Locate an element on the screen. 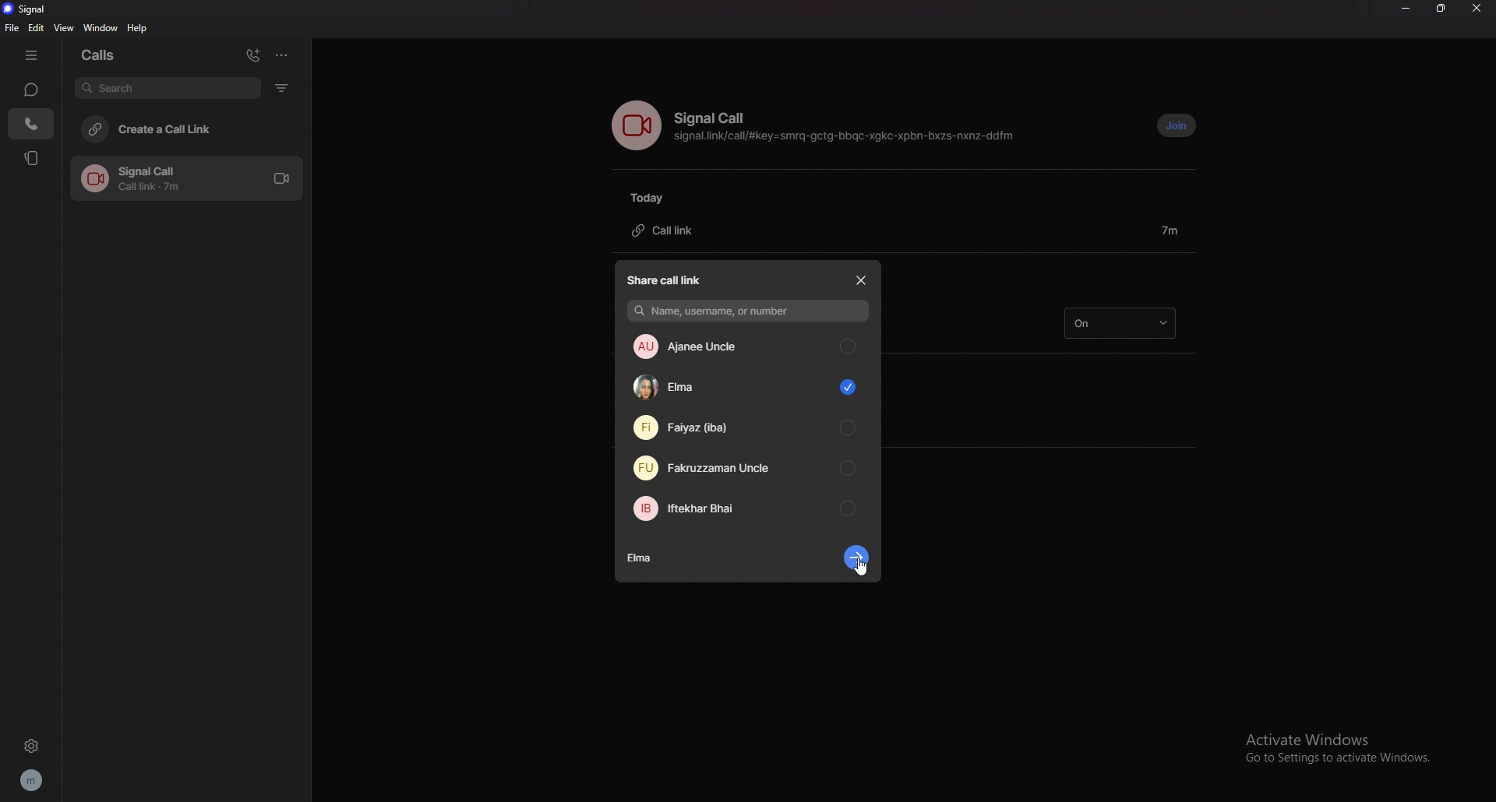 This screenshot has height=802, width=1496. options is located at coordinates (284, 55).